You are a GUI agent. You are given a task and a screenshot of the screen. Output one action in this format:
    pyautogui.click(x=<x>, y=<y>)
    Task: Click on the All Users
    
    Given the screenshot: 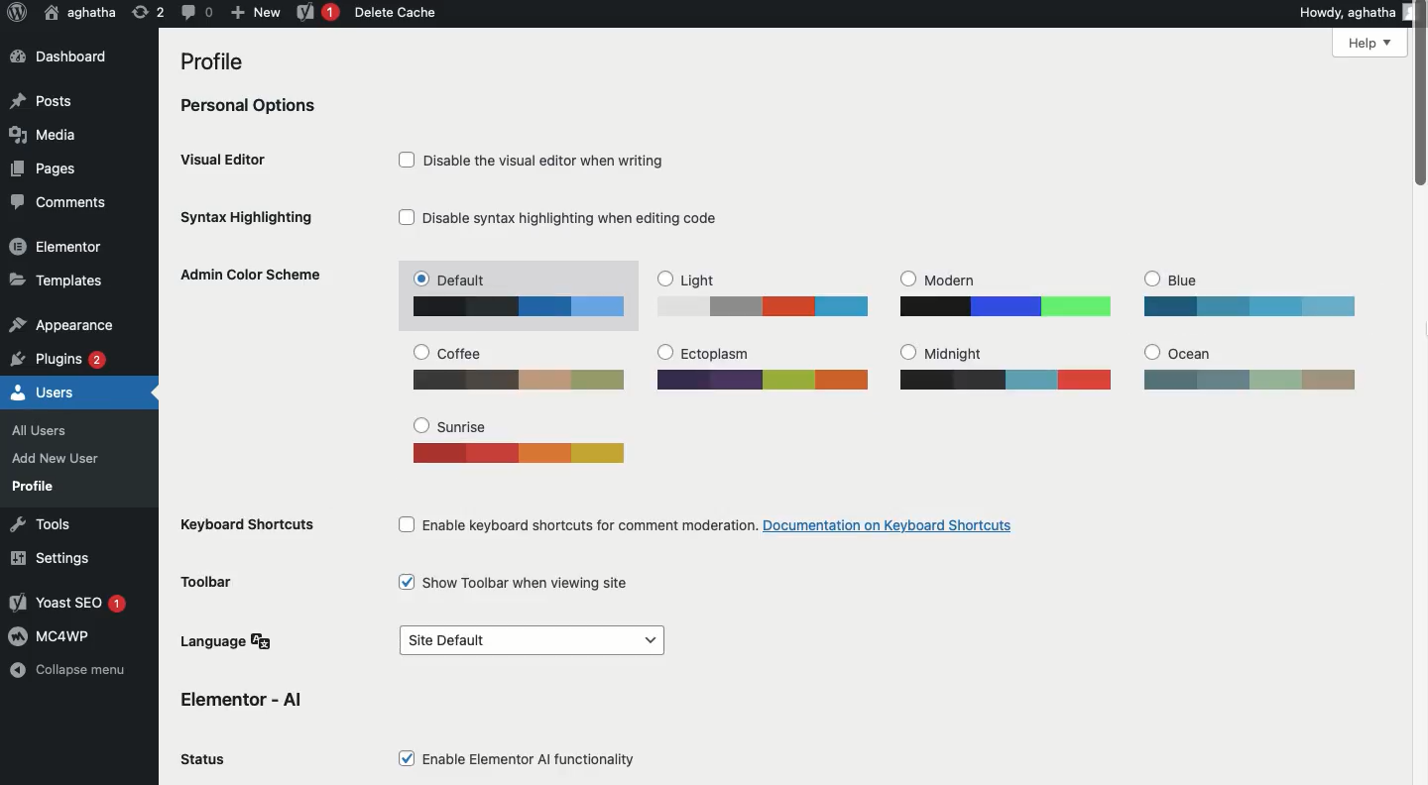 What is the action you would take?
    pyautogui.click(x=50, y=428)
    